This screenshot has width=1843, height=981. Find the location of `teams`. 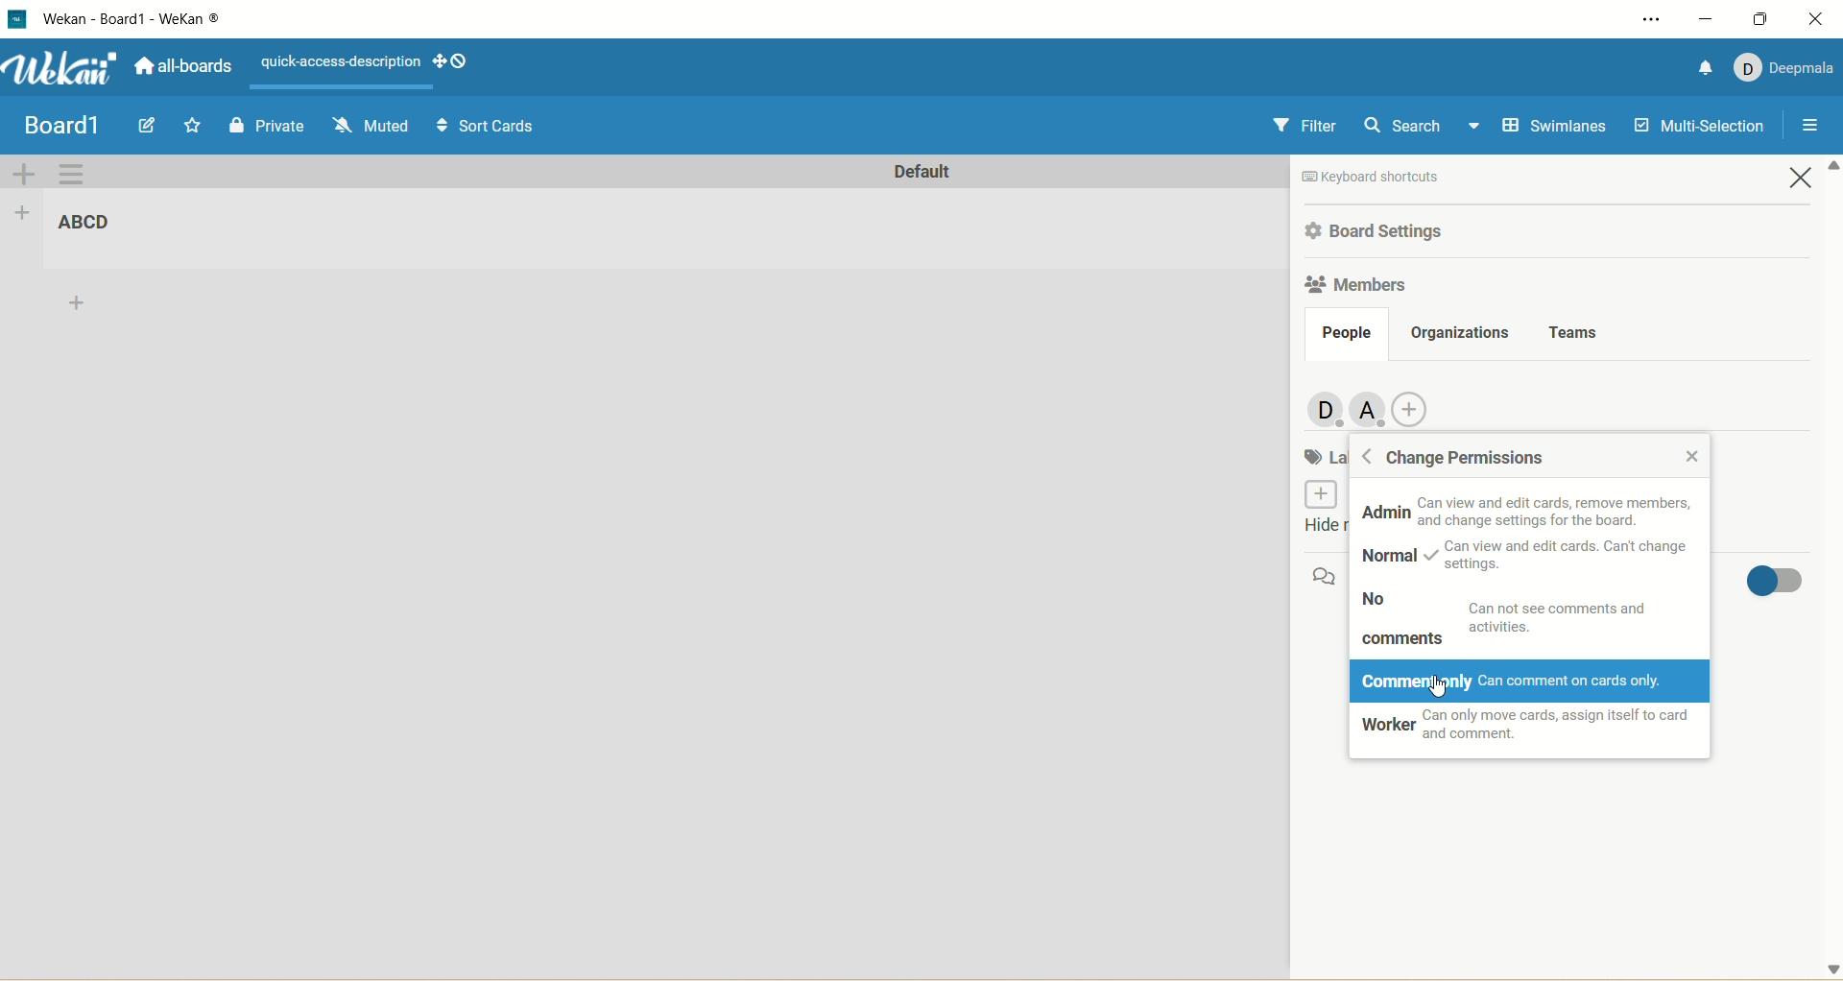

teams is located at coordinates (1576, 329).